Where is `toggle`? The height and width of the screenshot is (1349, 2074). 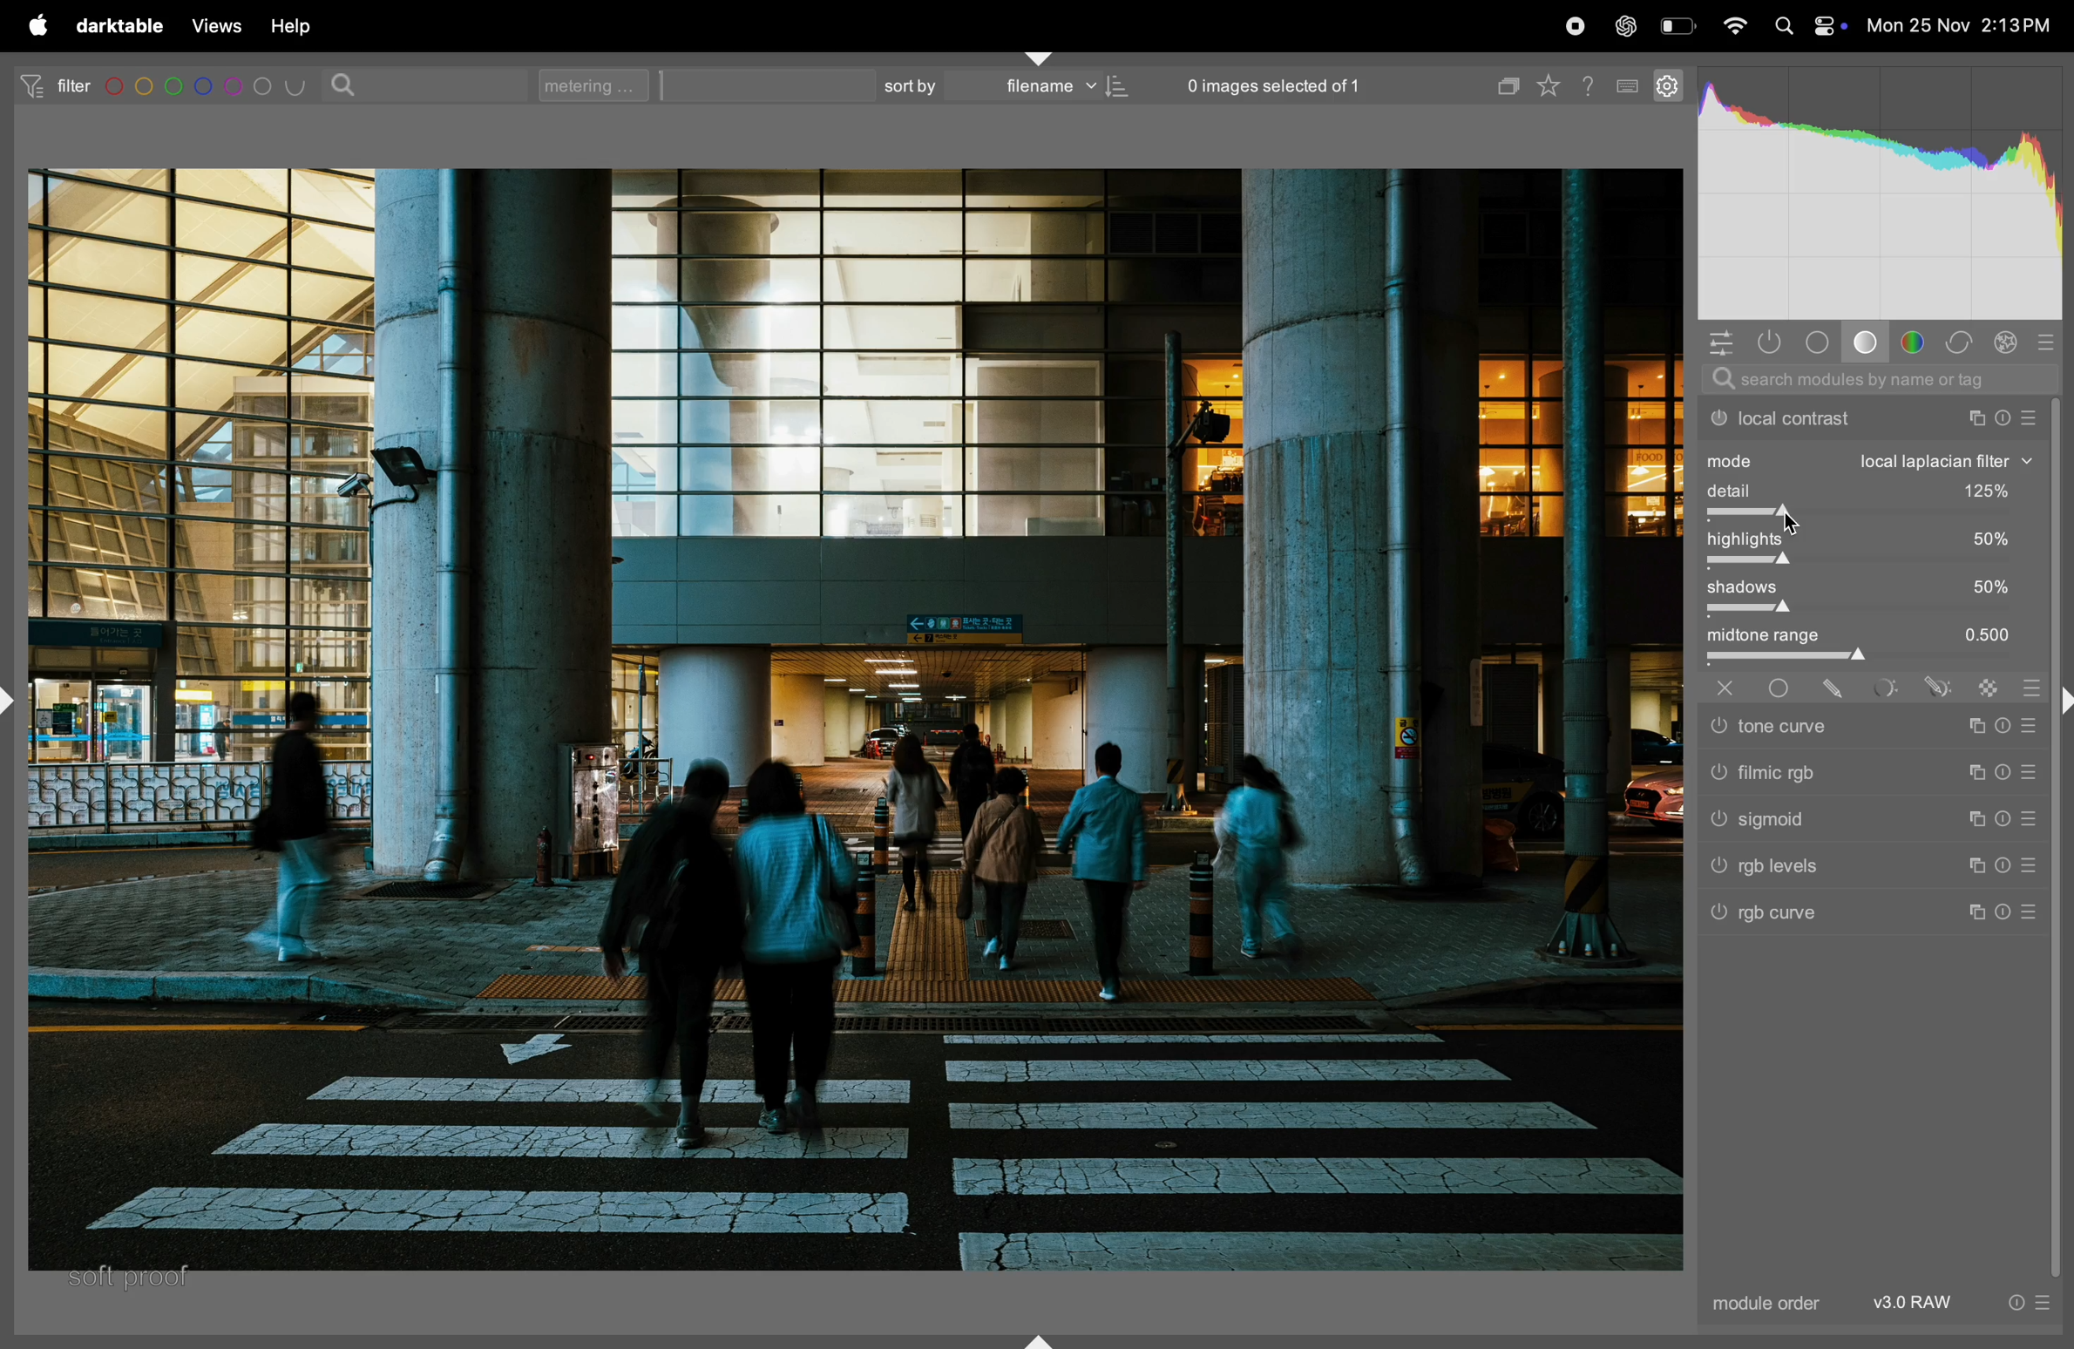 toggle is located at coordinates (1866, 611).